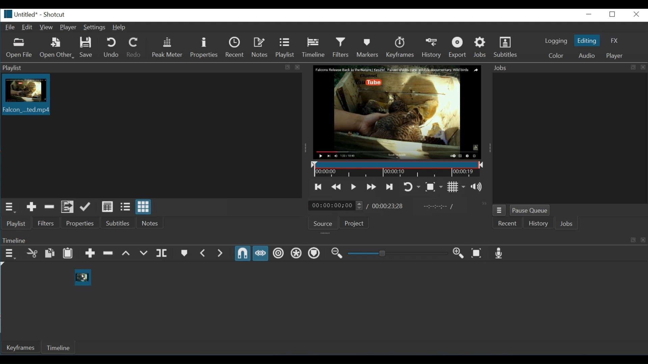 This screenshot has height=364, width=648. I want to click on Minimize, so click(590, 14).